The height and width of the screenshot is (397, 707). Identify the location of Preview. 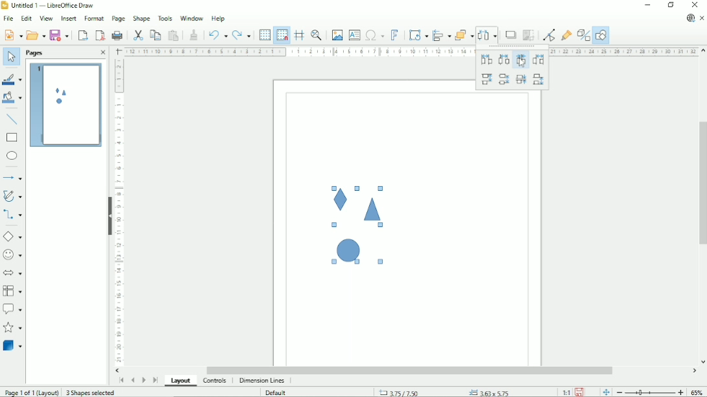
(64, 105).